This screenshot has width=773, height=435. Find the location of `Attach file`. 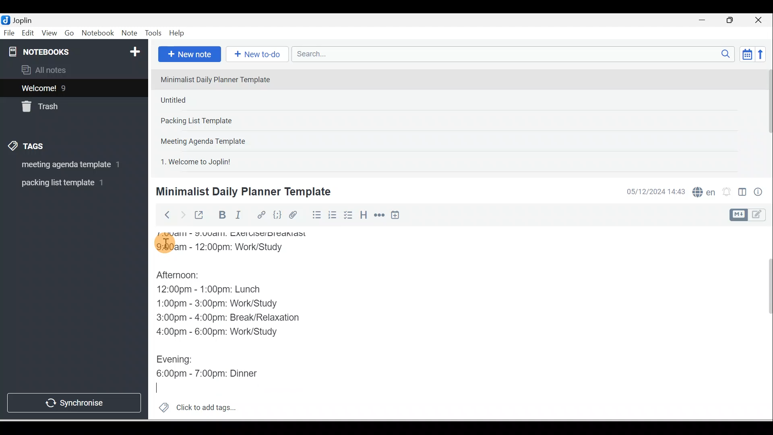

Attach file is located at coordinates (295, 215).